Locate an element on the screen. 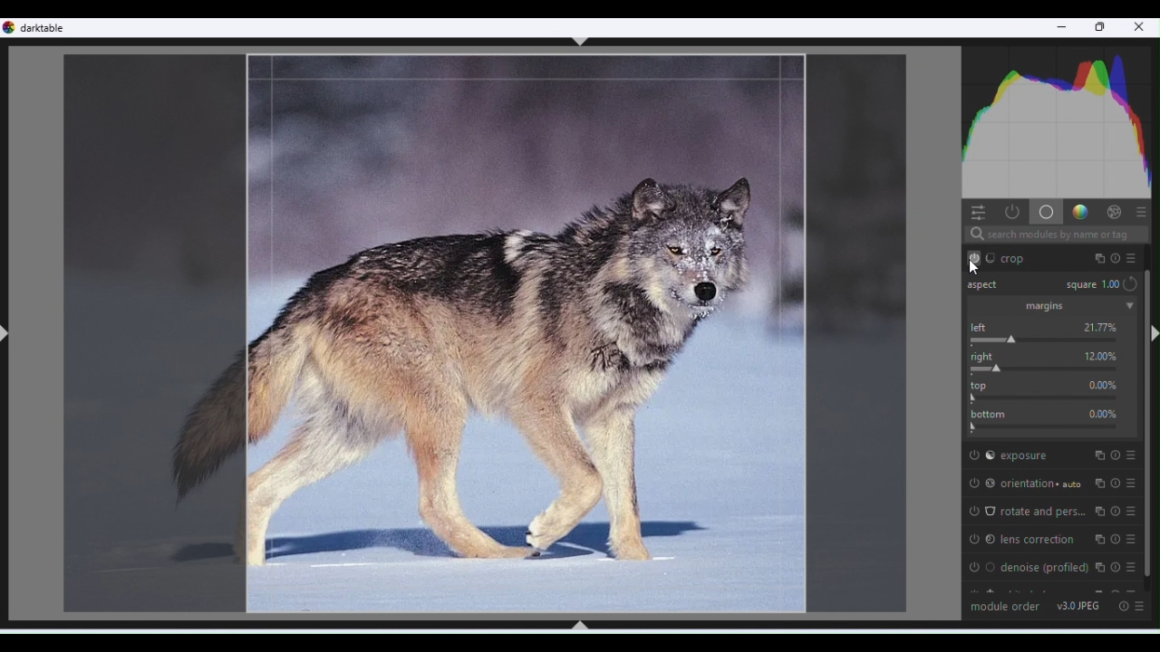  Reset is located at coordinates (1122, 605).